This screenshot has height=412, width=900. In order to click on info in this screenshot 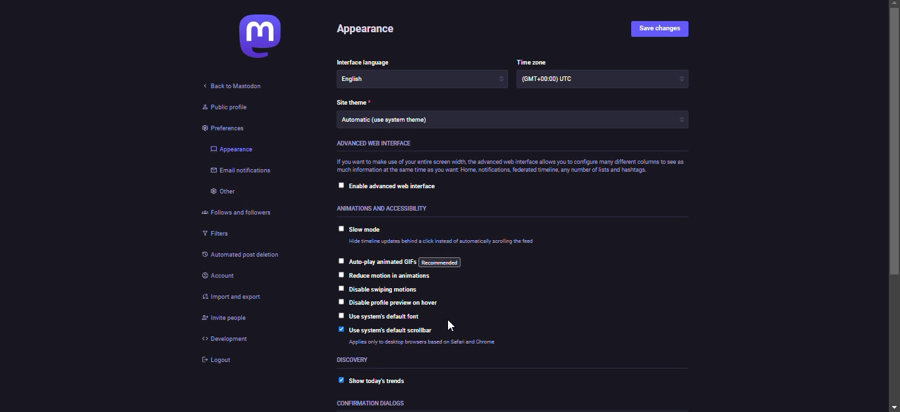, I will do `click(444, 243)`.